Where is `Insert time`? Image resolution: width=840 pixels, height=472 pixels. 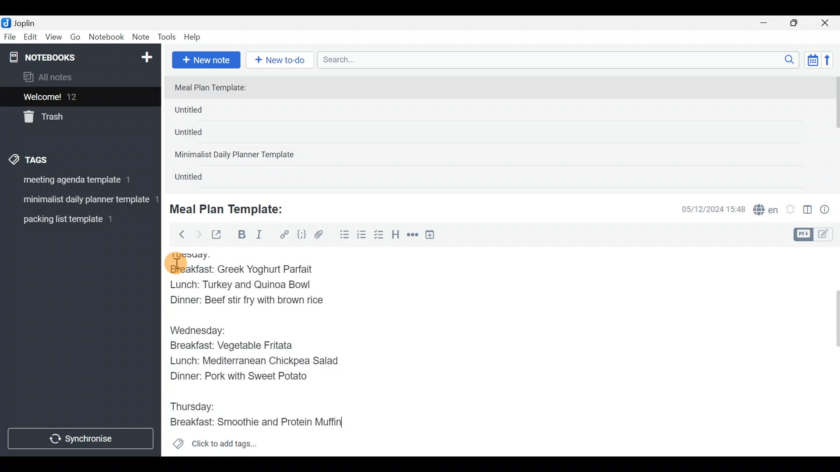
Insert time is located at coordinates (434, 236).